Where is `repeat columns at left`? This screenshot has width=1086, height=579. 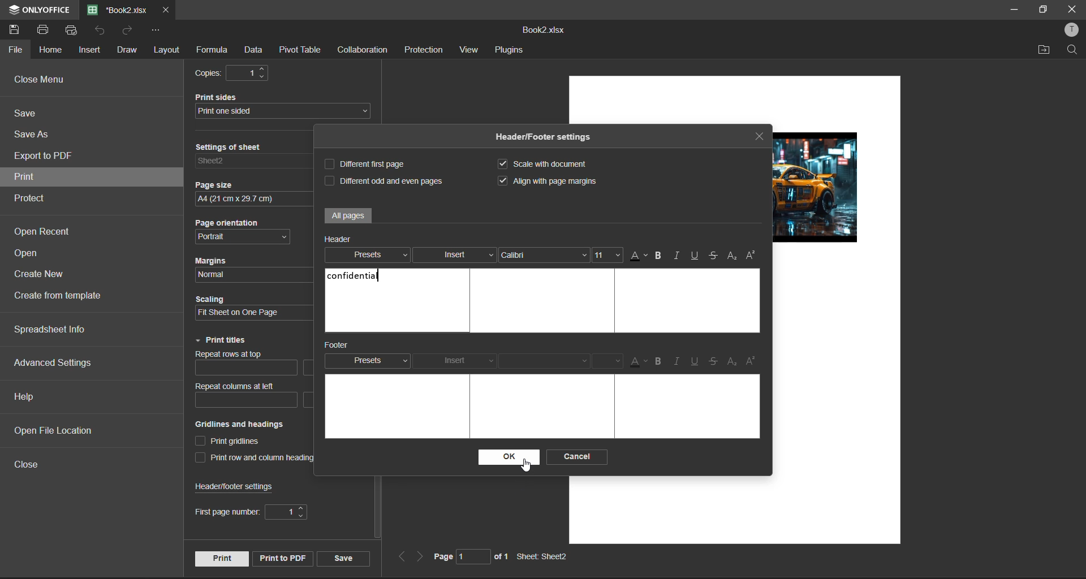
repeat columns at left is located at coordinates (241, 396).